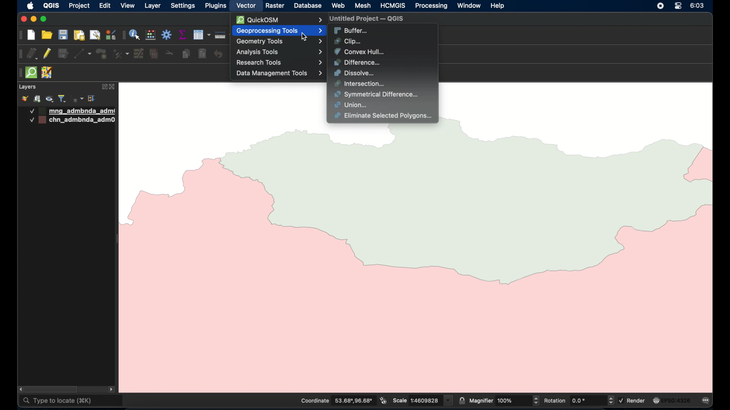  I want to click on HCMGIS, so click(392, 5).